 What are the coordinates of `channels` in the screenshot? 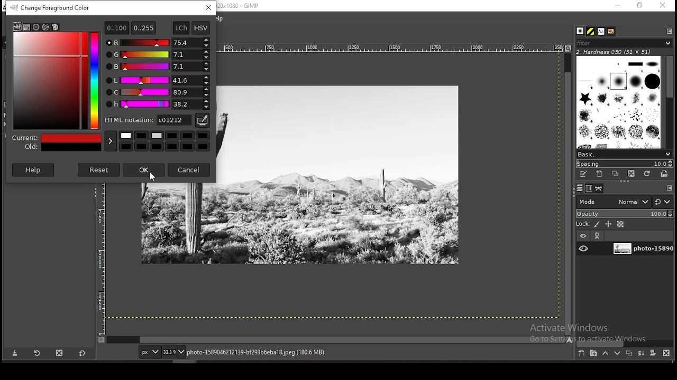 It's located at (590, 188).